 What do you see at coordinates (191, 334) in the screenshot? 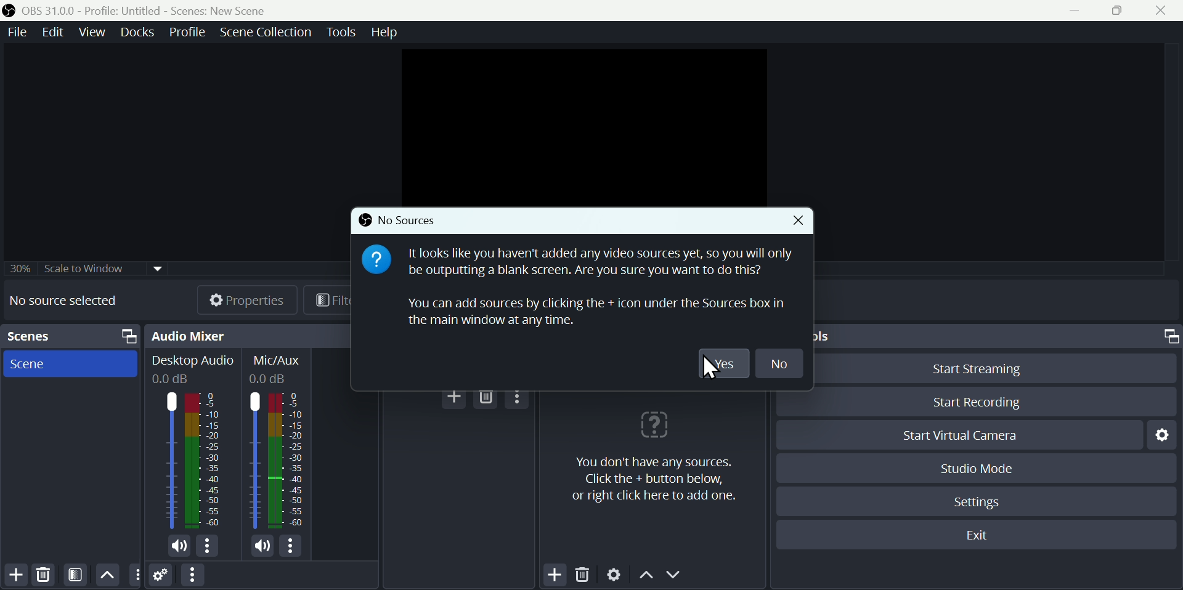
I see `Audio mixer` at bounding box center [191, 334].